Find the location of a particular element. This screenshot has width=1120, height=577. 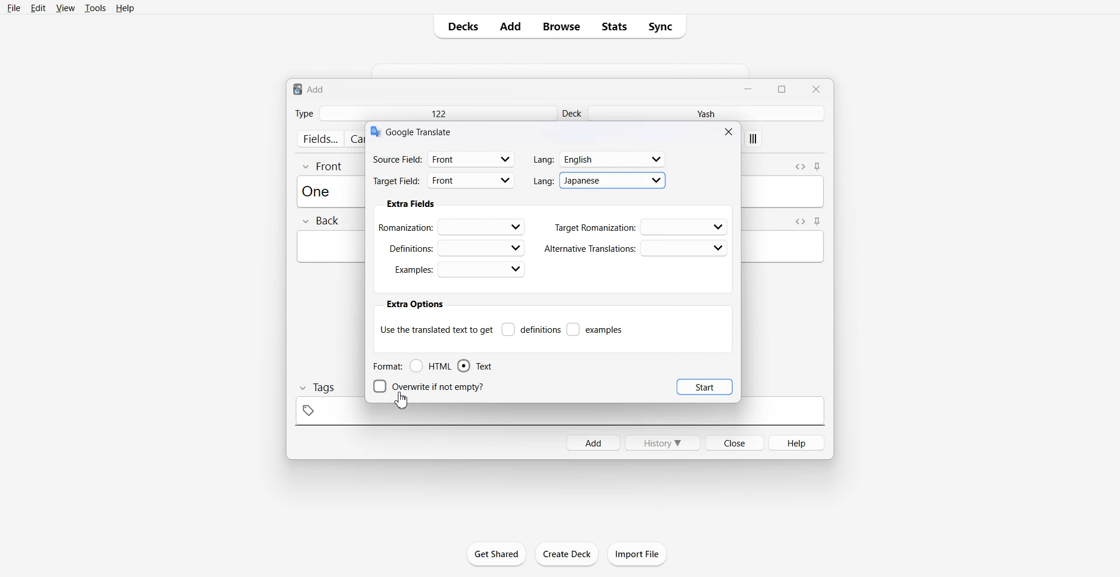

Import File is located at coordinates (638, 554).